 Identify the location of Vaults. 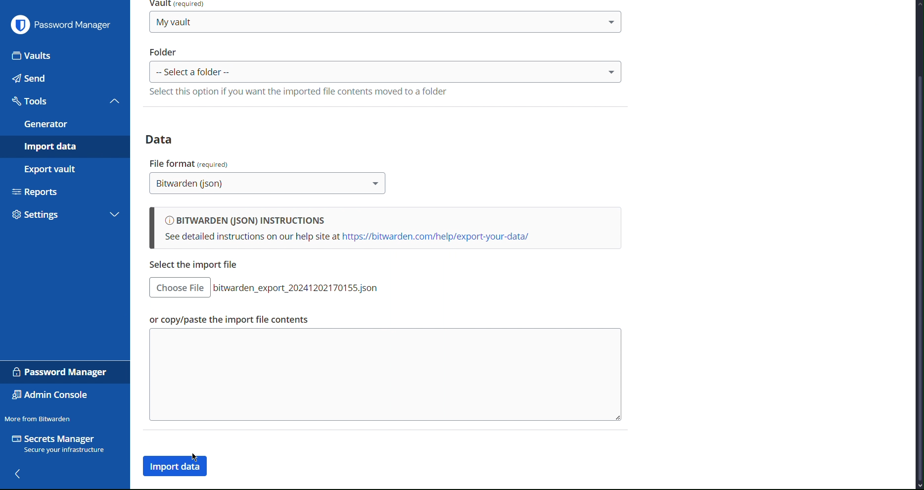
(65, 55).